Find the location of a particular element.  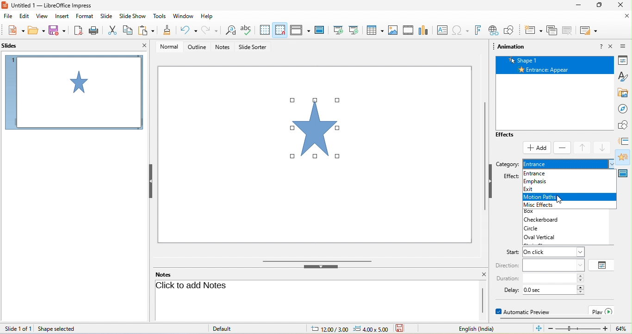

print is located at coordinates (96, 30).